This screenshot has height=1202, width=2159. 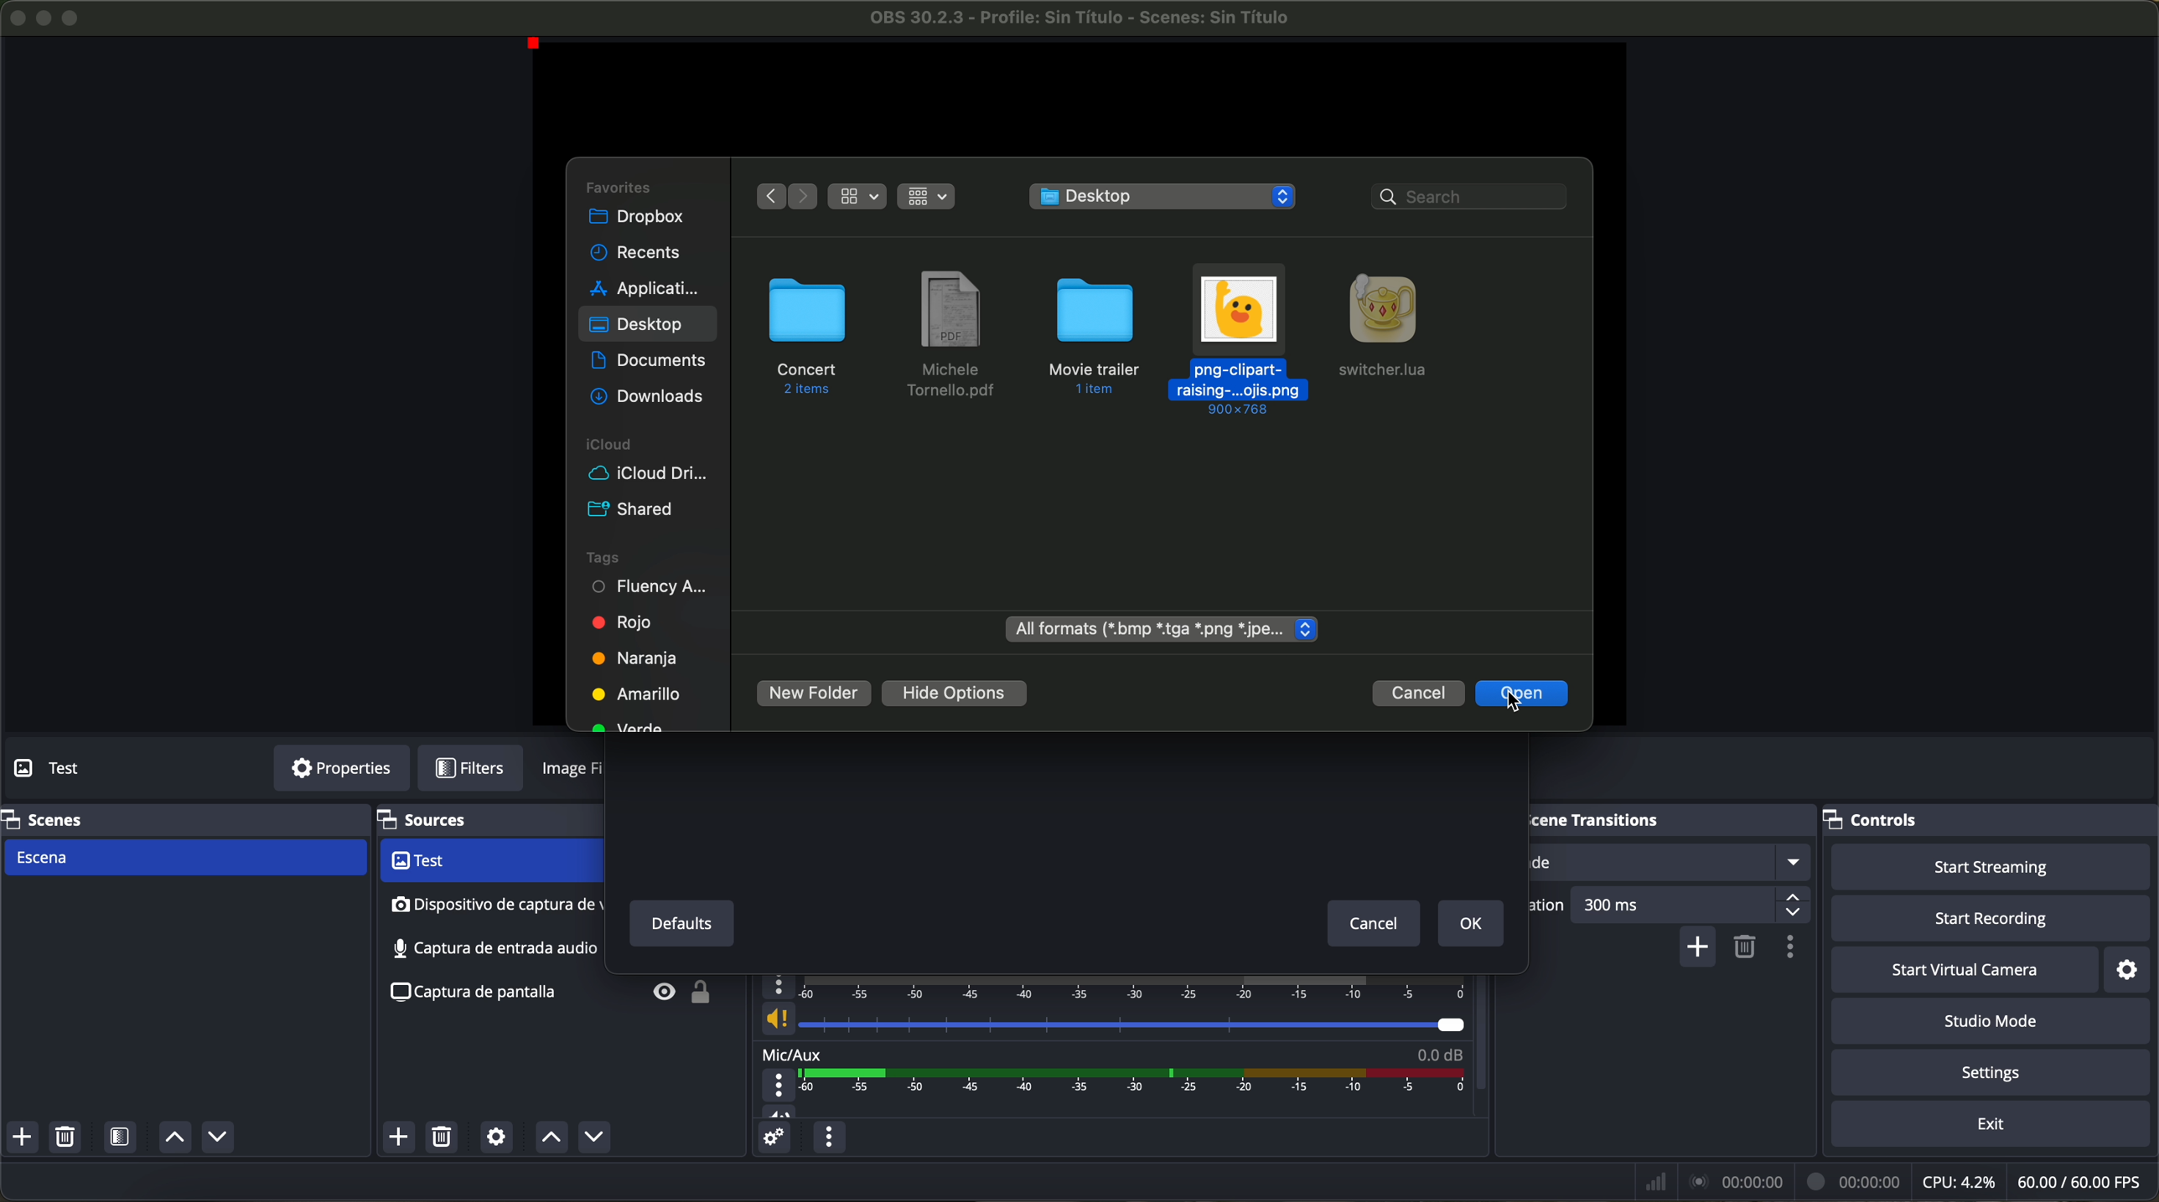 I want to click on scroll down, so click(x=1483, y=1020).